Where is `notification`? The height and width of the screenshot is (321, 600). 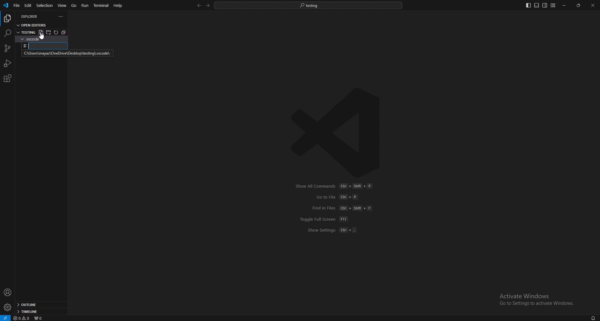
notification is located at coordinates (592, 318).